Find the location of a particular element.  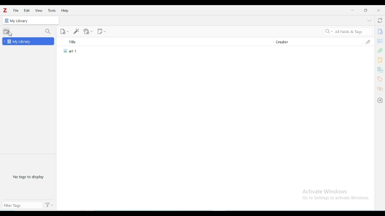

edit is located at coordinates (27, 10).